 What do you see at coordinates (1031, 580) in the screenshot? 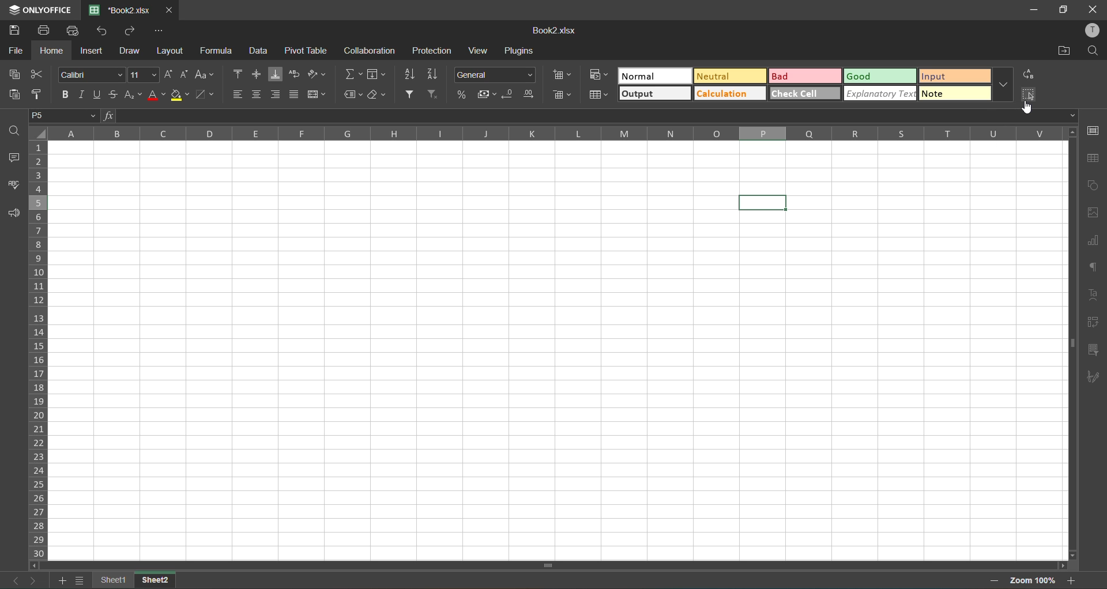
I see `zoom 100%` at bounding box center [1031, 580].